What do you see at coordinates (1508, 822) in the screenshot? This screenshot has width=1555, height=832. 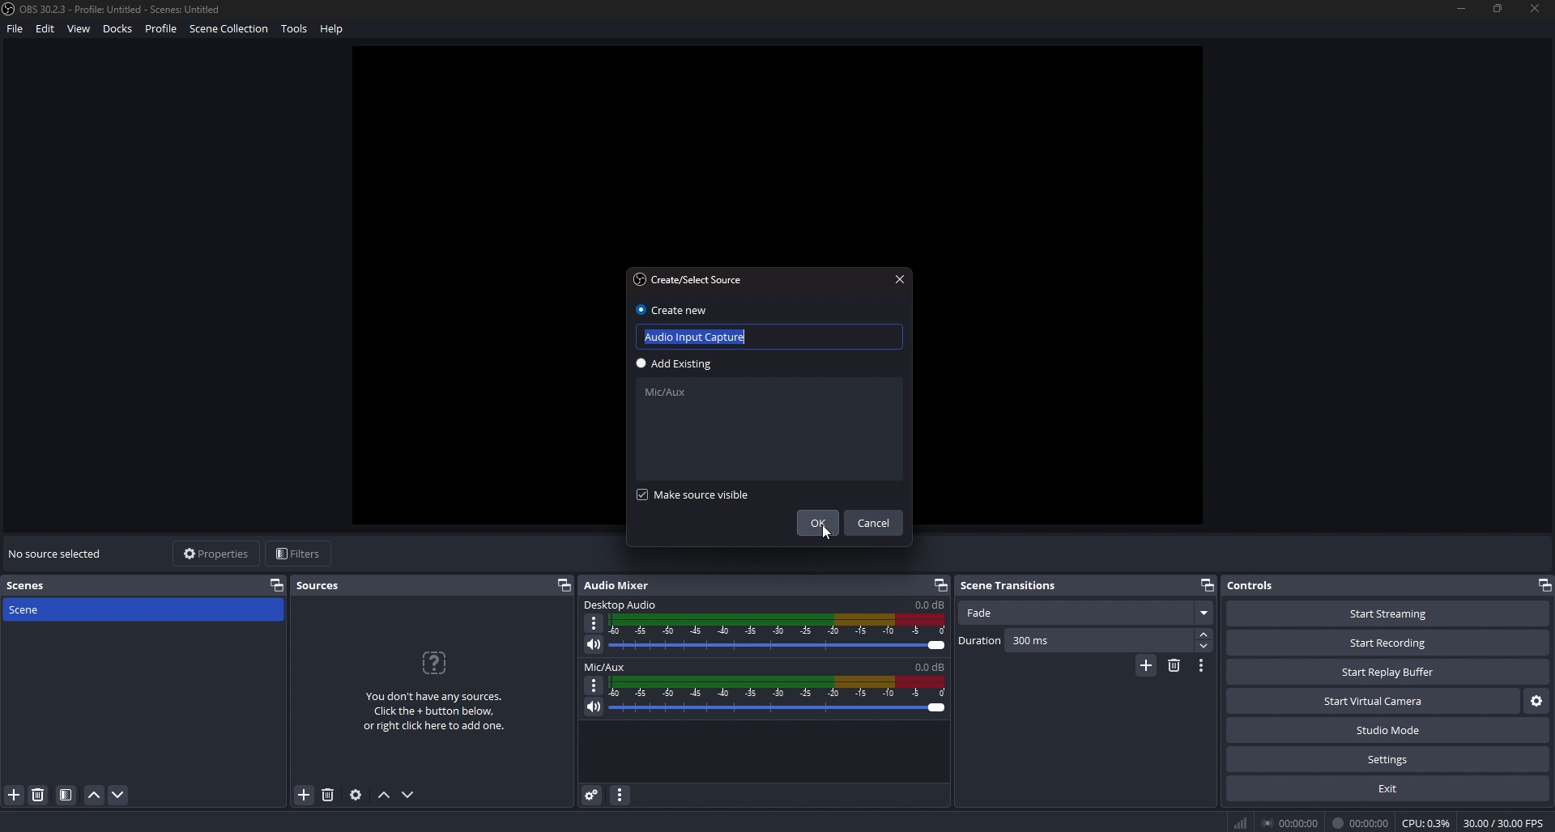 I see `% 30.00/30.00F` at bounding box center [1508, 822].